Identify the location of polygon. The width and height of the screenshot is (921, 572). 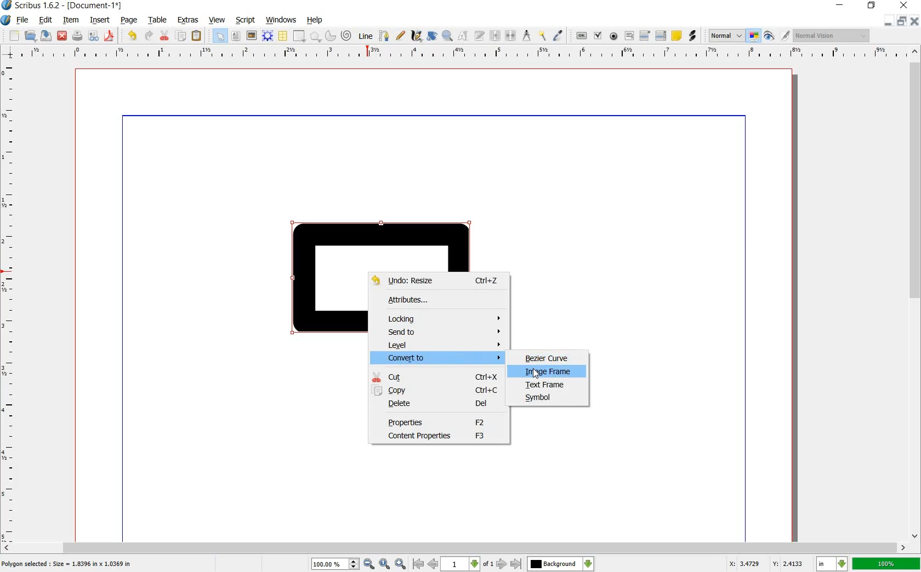
(315, 36).